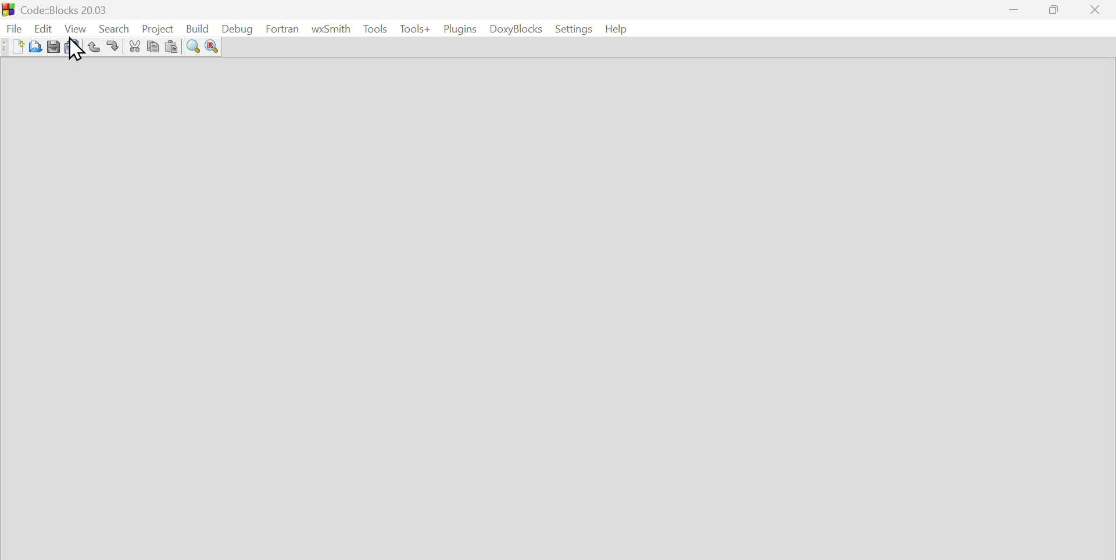  Describe the element at coordinates (9, 9) in the screenshot. I see `Icon` at that location.